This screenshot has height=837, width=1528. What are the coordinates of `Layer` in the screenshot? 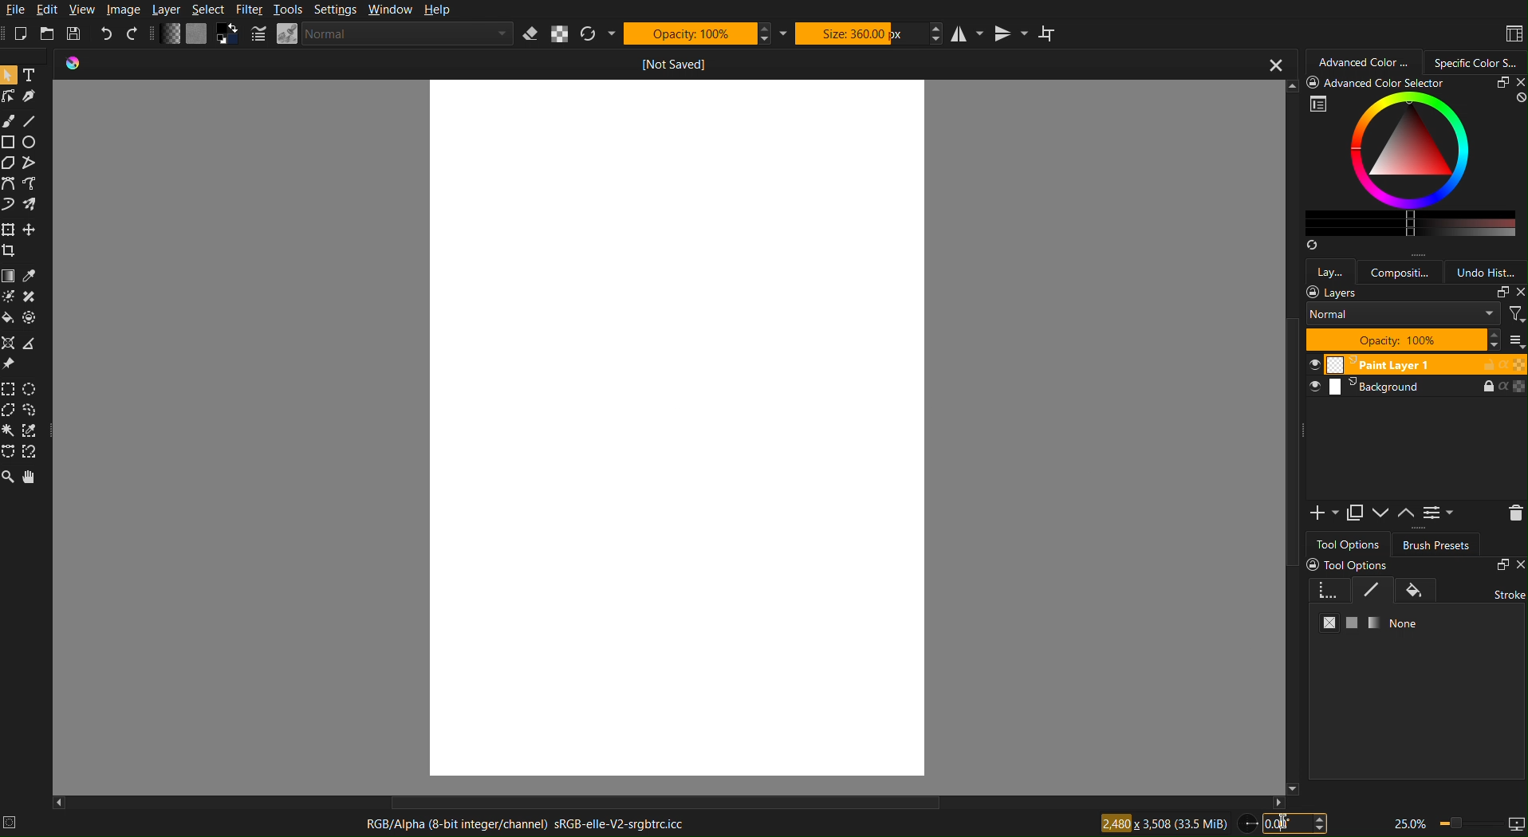 It's located at (167, 10).